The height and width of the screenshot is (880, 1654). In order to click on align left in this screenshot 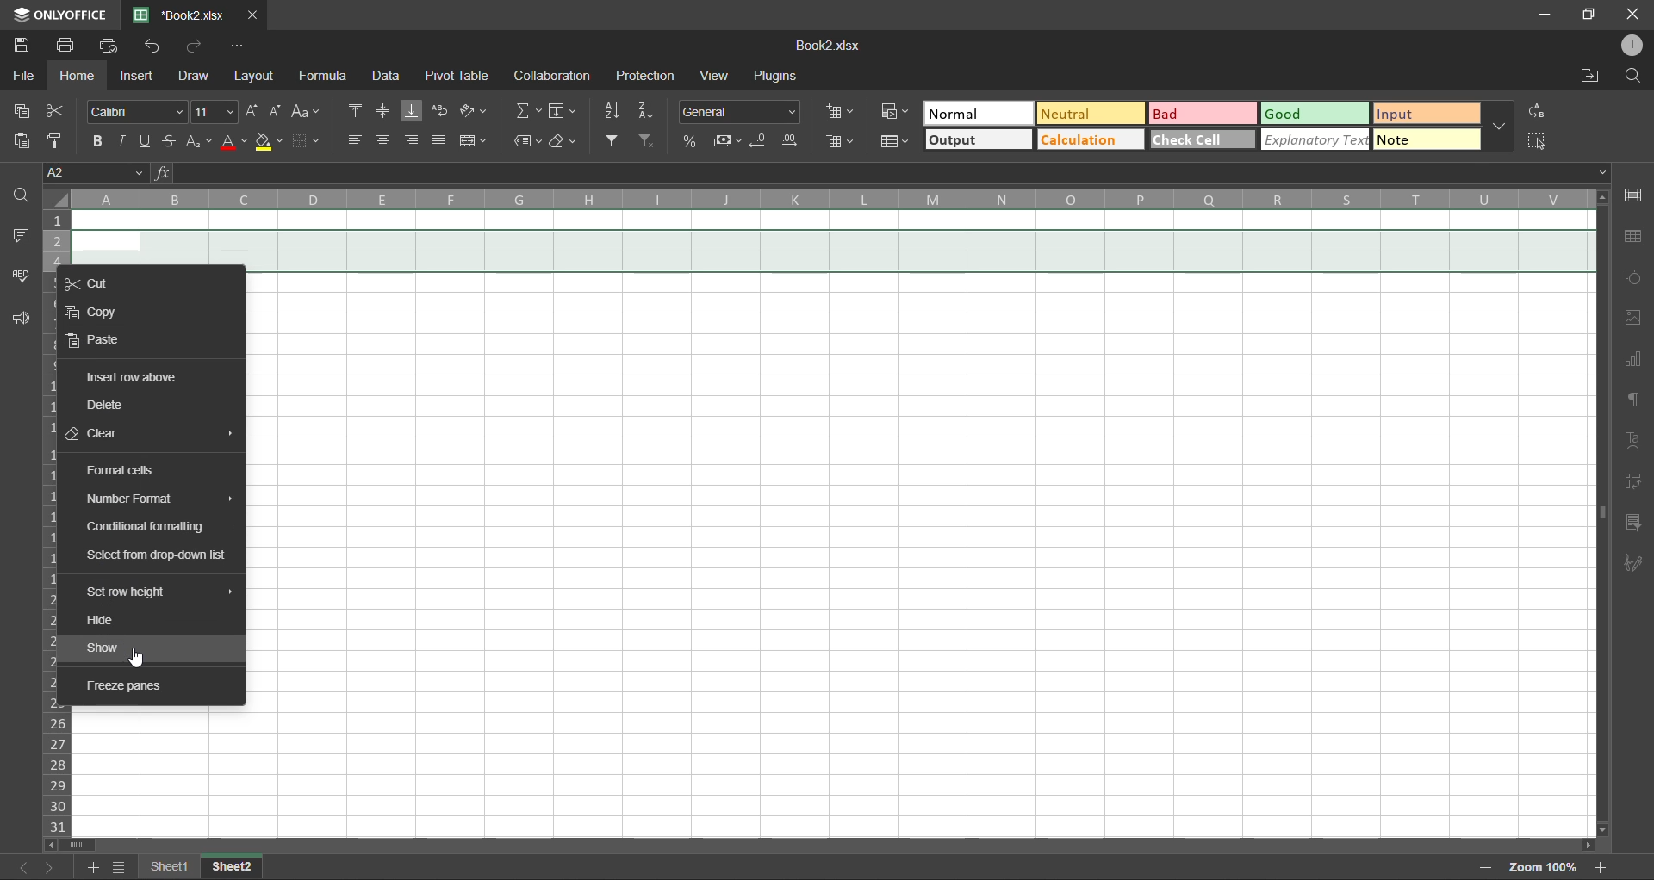, I will do `click(358, 140)`.